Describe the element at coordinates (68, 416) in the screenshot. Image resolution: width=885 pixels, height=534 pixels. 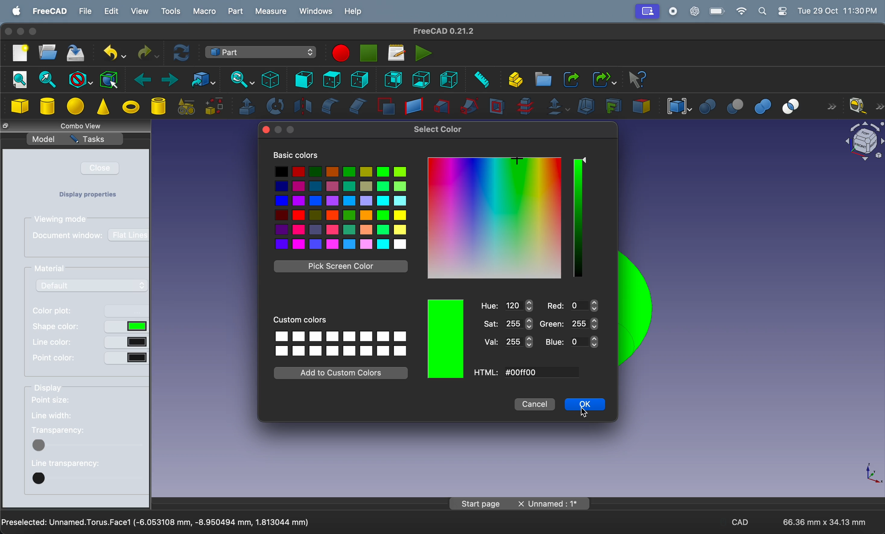
I see `line width` at that location.